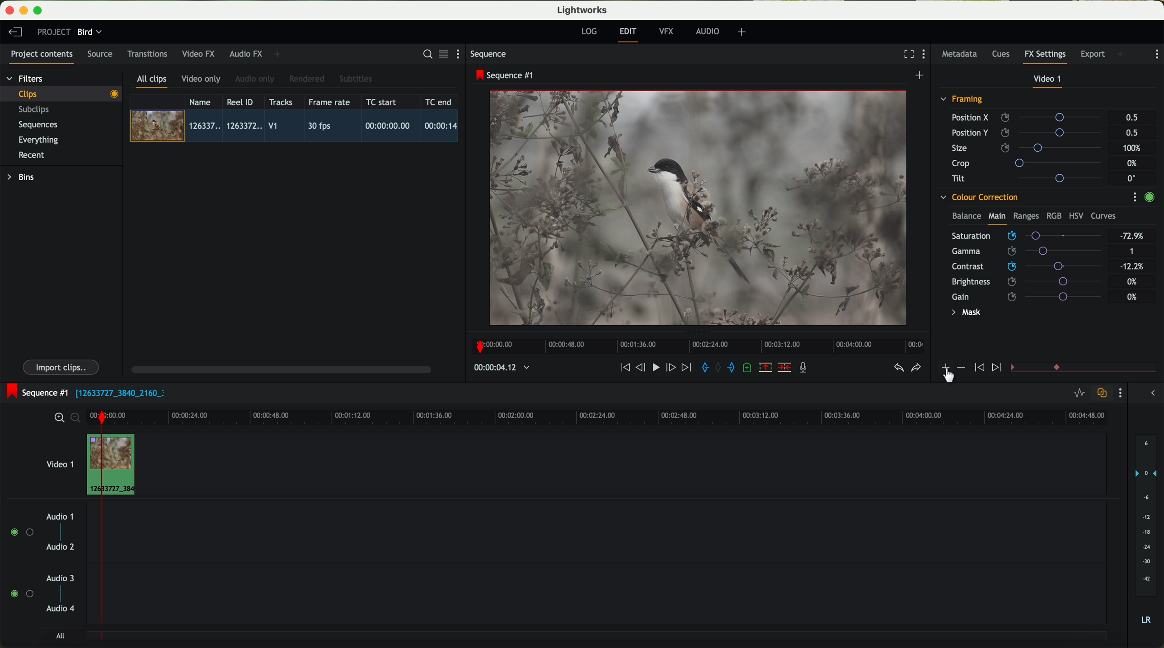  Describe the element at coordinates (642, 368) in the screenshot. I see `nudge one frame back` at that location.